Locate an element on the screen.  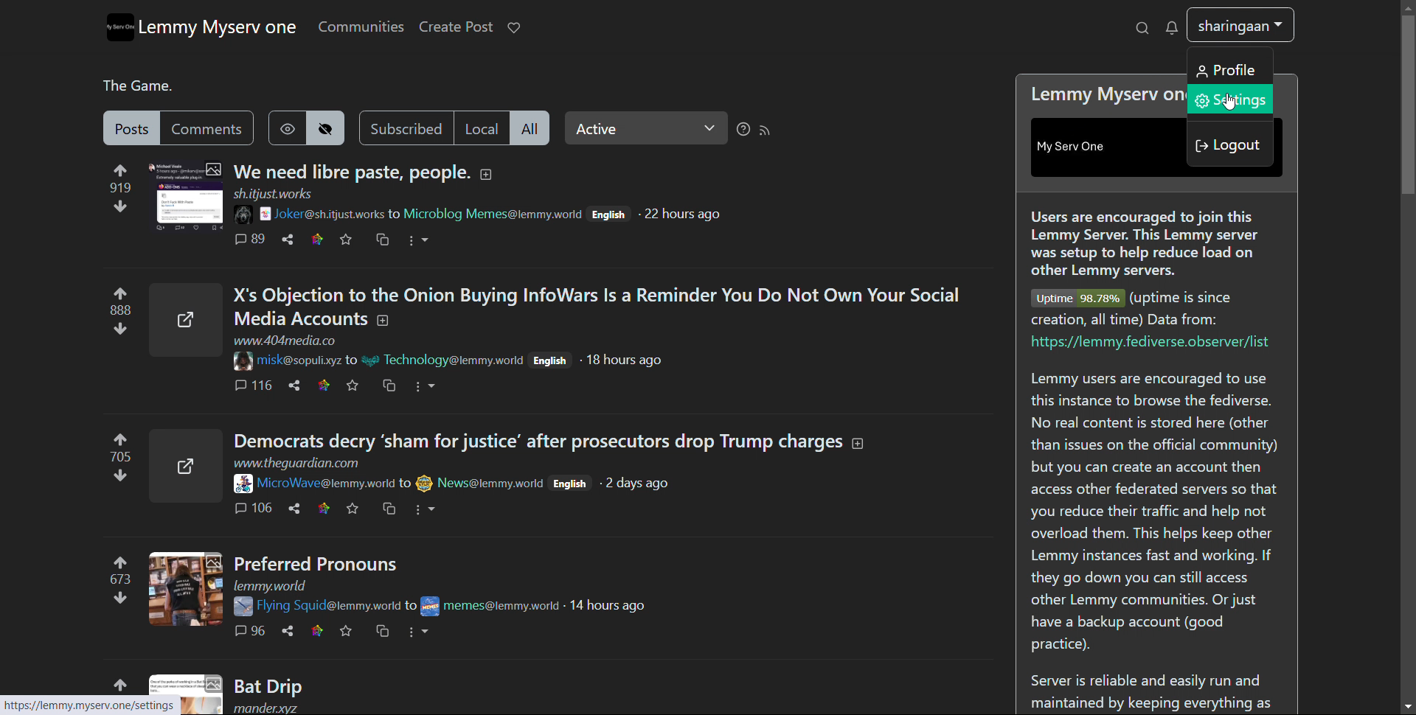
search is located at coordinates (1143, 27).